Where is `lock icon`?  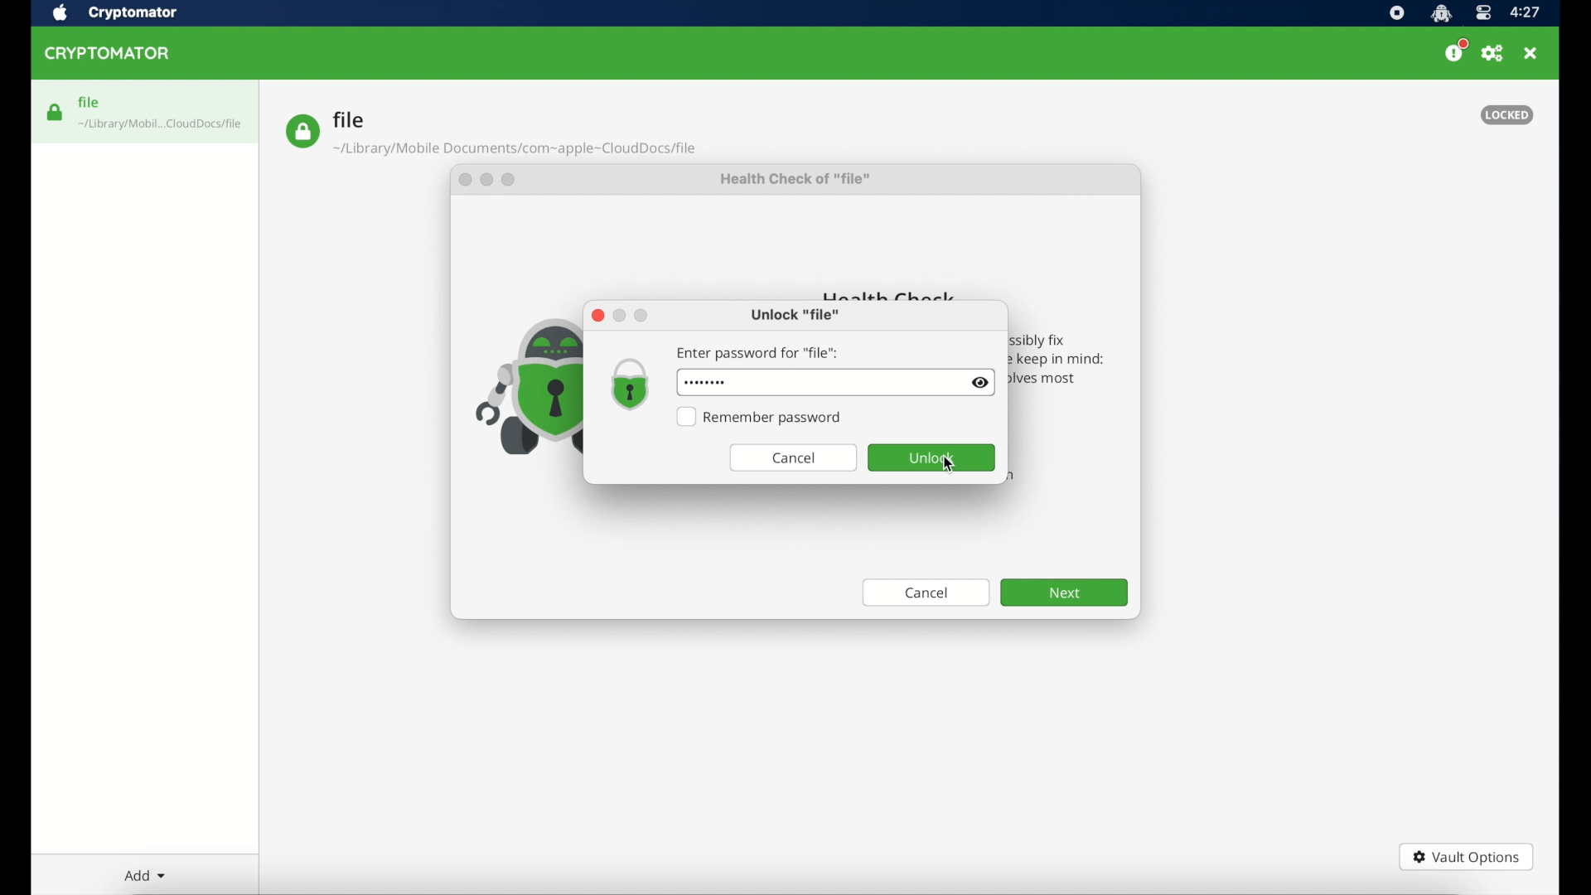 lock icon is located at coordinates (628, 385).